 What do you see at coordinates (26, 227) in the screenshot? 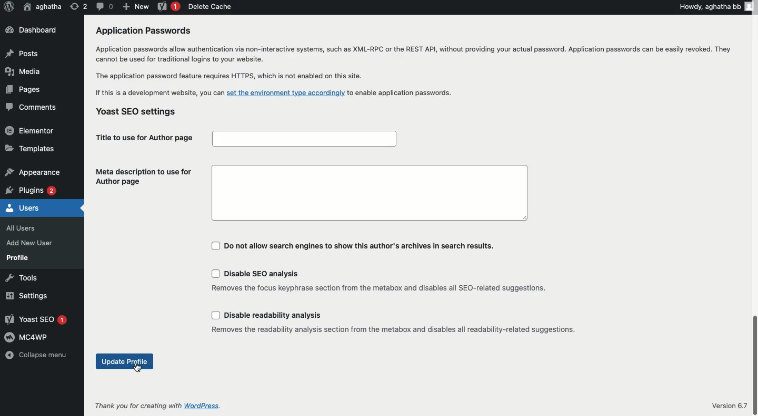
I see `All Users` at bounding box center [26, 227].